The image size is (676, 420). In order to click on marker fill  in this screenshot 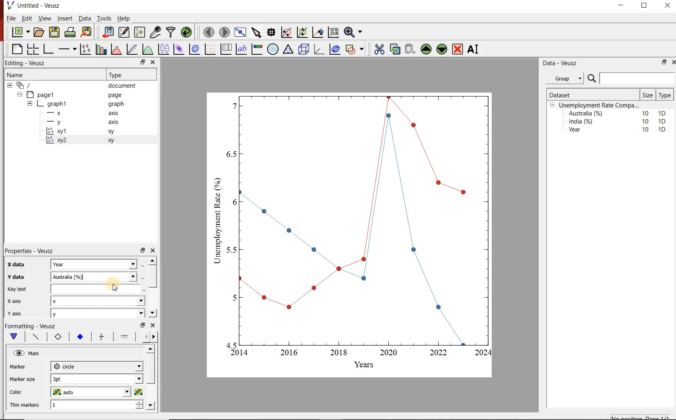, I will do `click(80, 337)`.